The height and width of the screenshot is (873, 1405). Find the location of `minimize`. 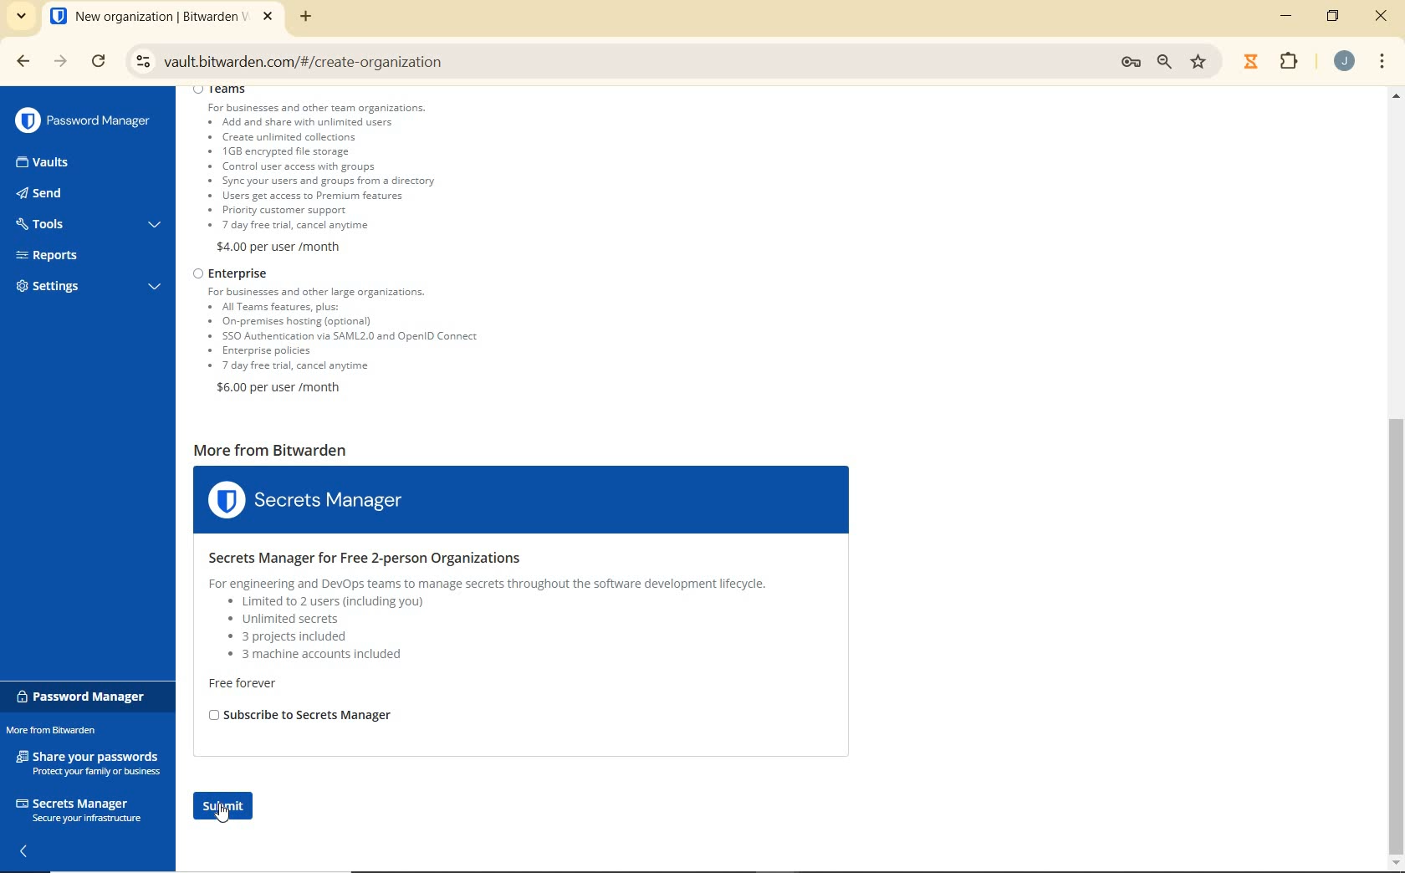

minimize is located at coordinates (1289, 16).